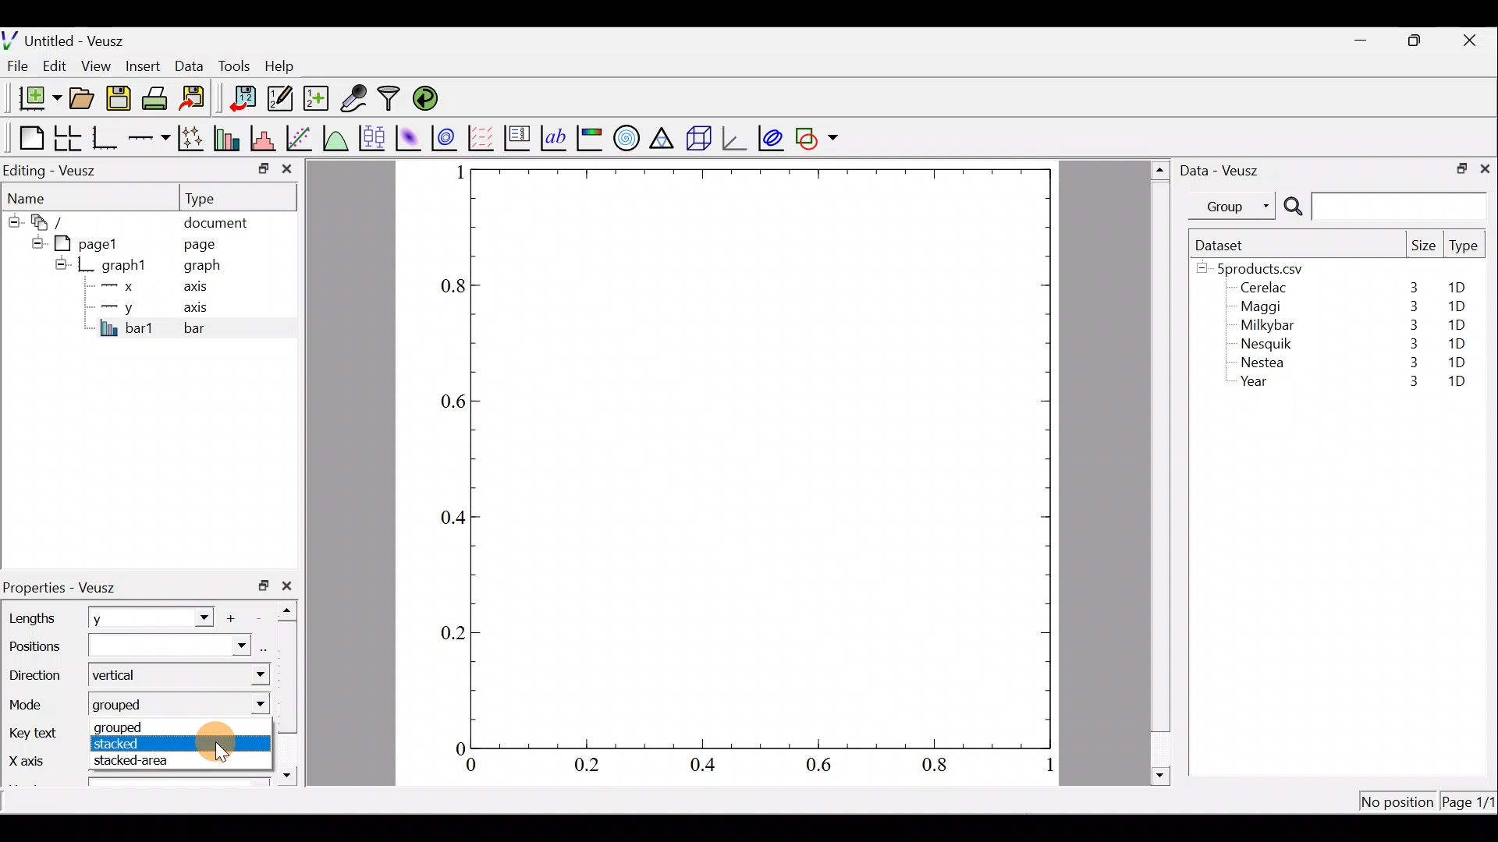 Image resolution: width=1498 pixels, height=842 pixels. I want to click on Print the document, so click(159, 97).